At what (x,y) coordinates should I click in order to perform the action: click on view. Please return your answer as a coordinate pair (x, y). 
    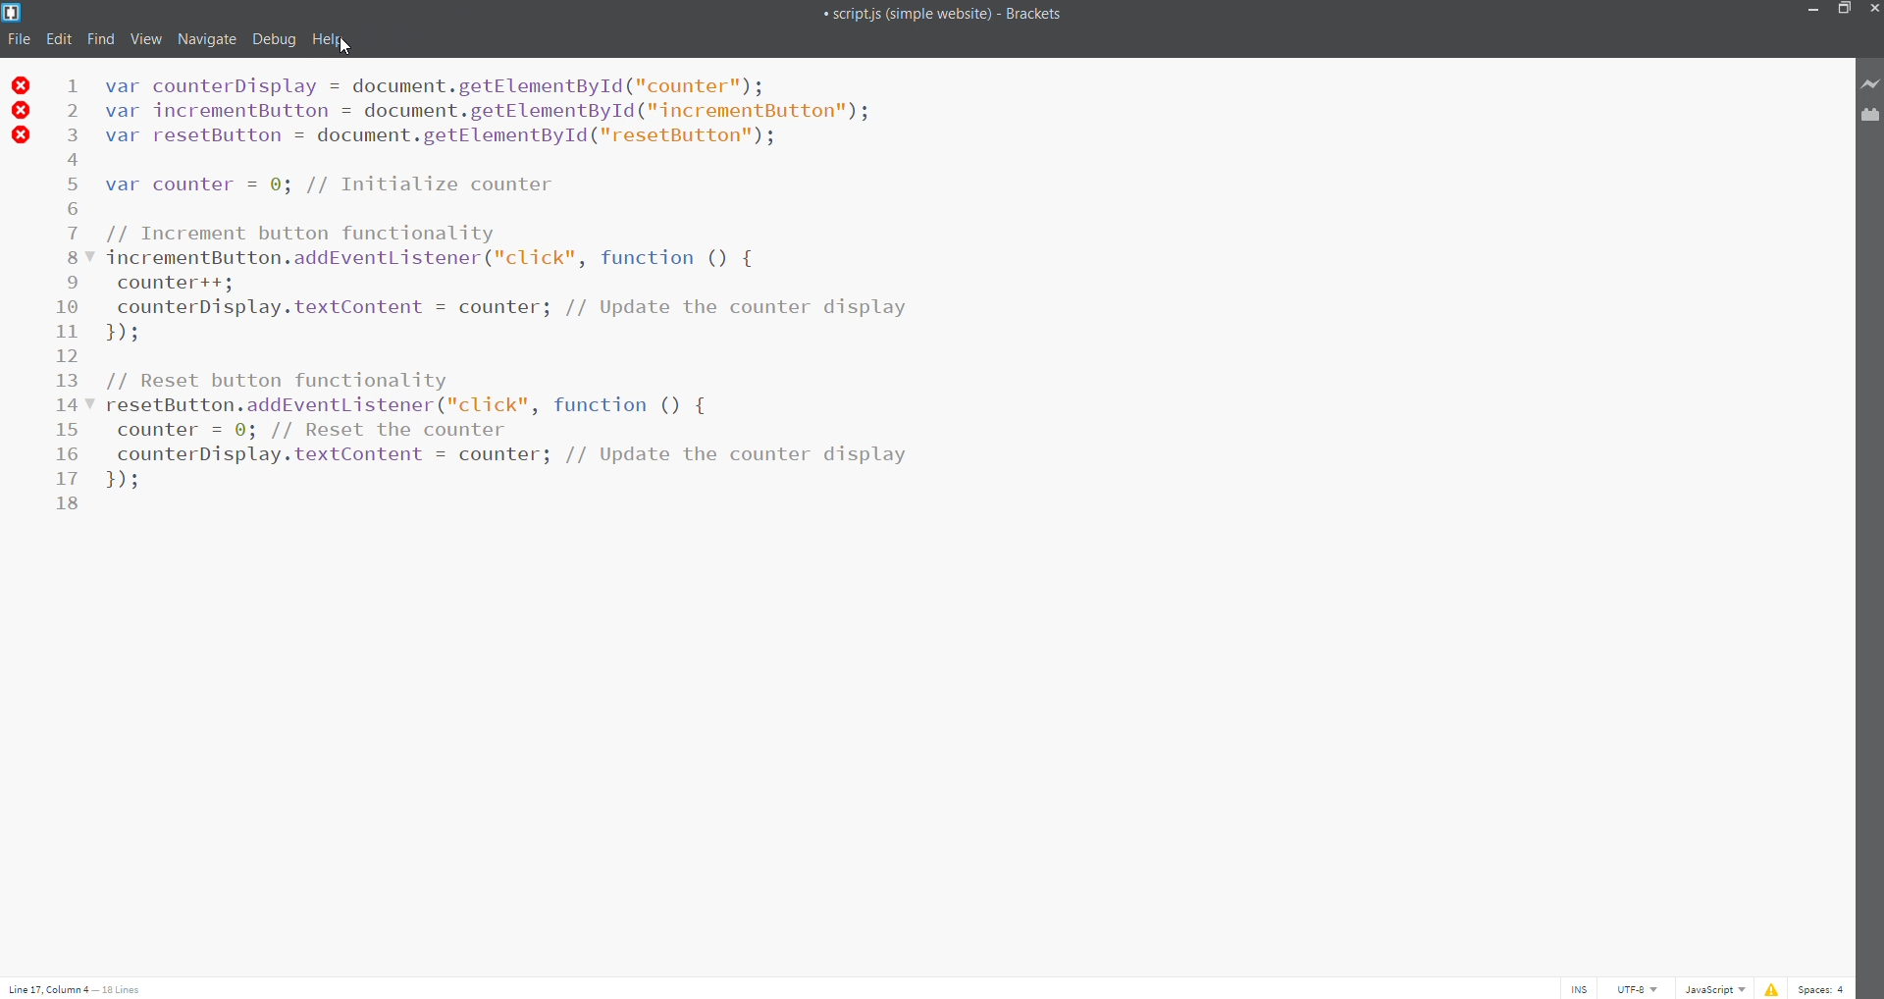
    Looking at the image, I should click on (141, 39).